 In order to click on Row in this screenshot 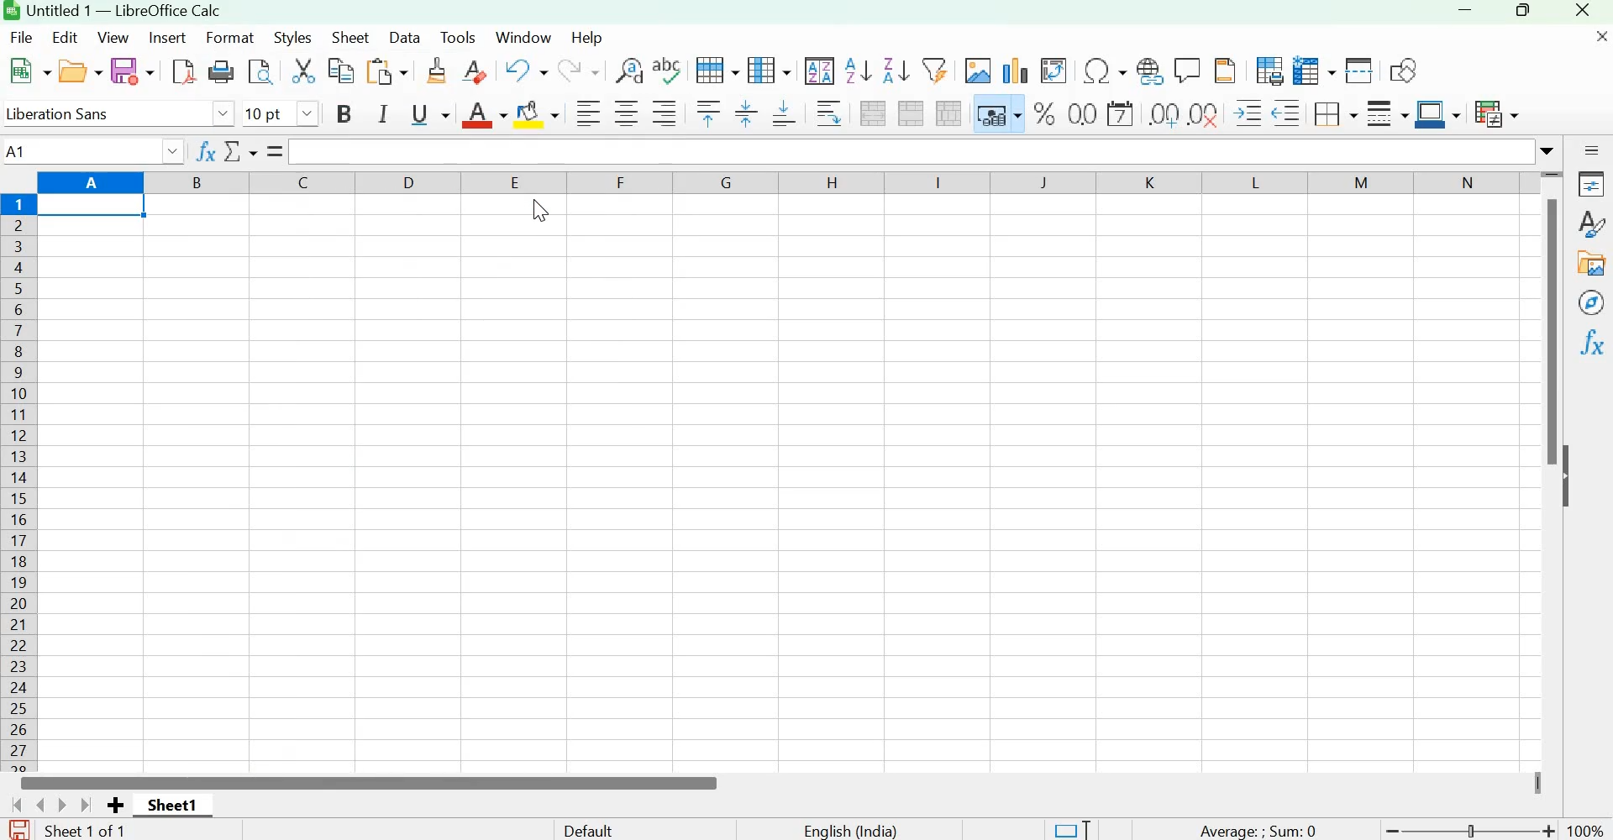, I will do `click(718, 70)`.